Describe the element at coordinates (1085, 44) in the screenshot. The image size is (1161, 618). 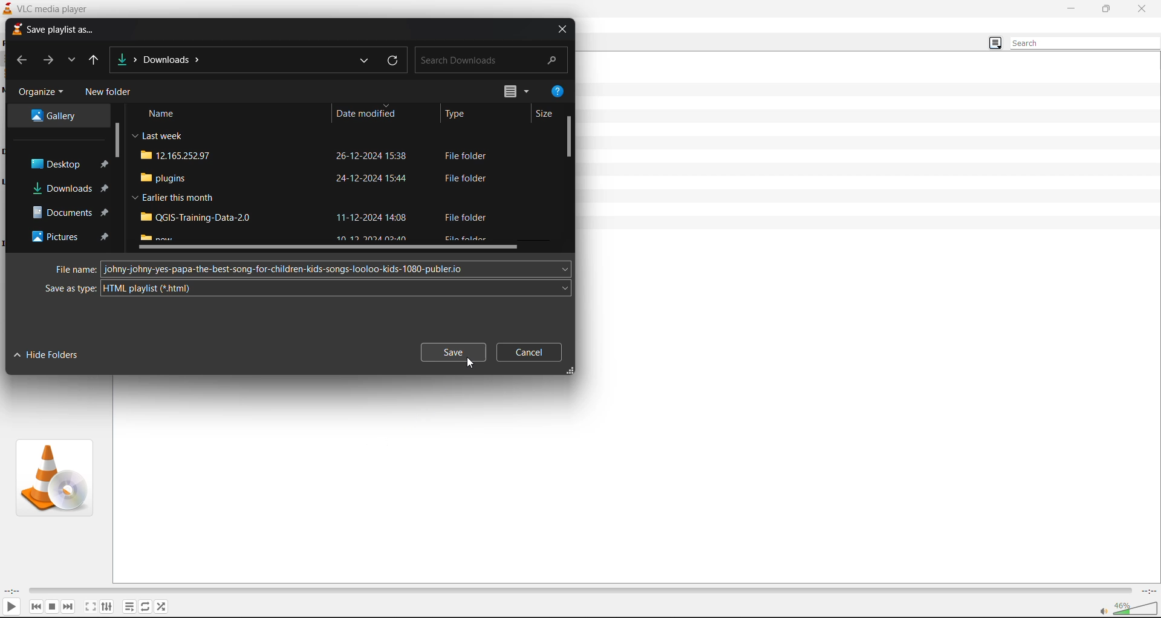
I see `search` at that location.